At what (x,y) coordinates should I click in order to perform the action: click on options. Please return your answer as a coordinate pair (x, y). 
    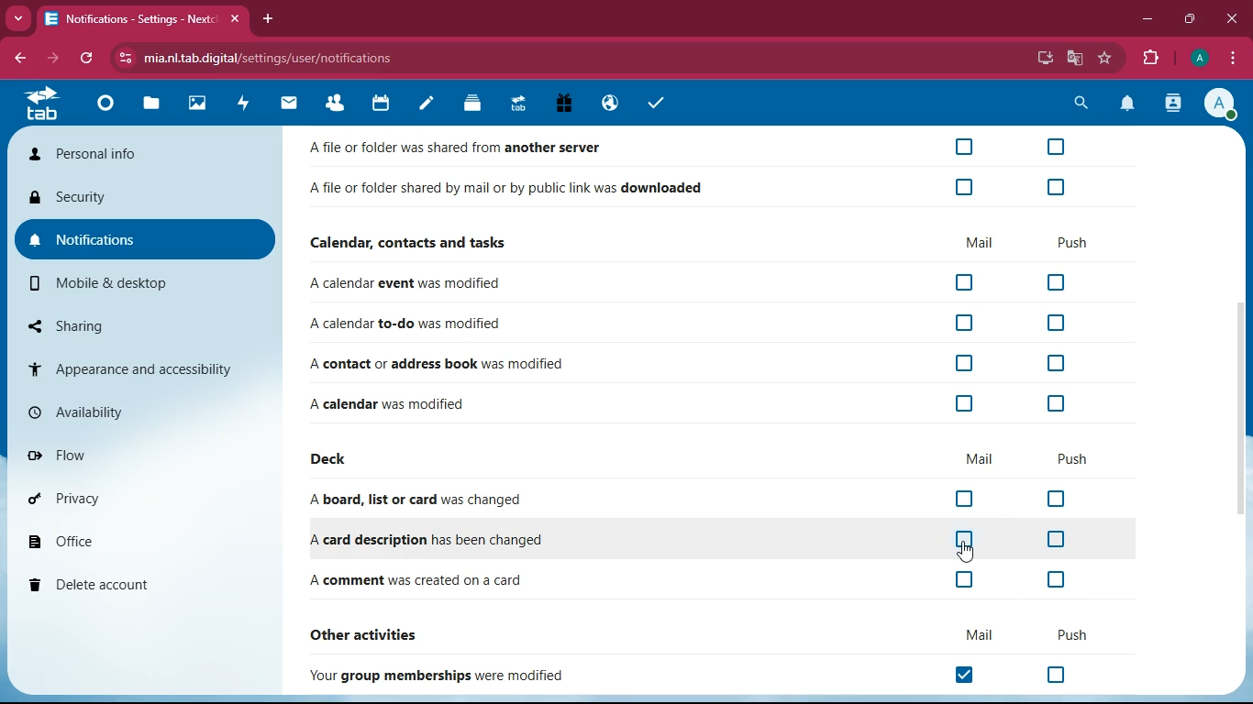
    Looking at the image, I should click on (1233, 58).